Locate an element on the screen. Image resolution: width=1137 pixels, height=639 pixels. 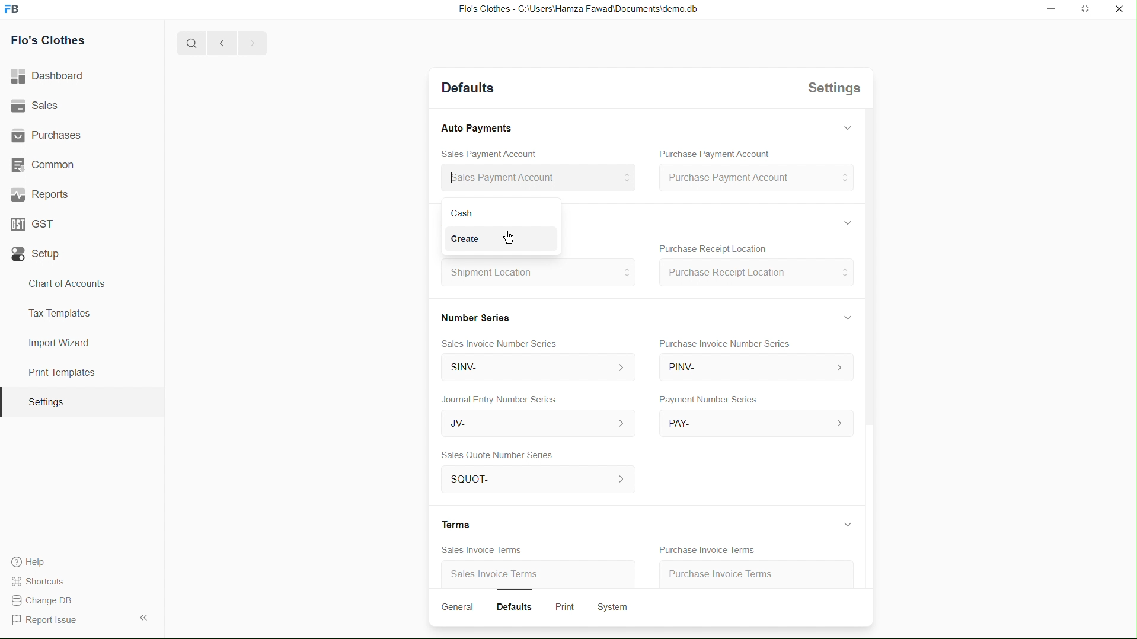
PAY- is located at coordinates (756, 424).